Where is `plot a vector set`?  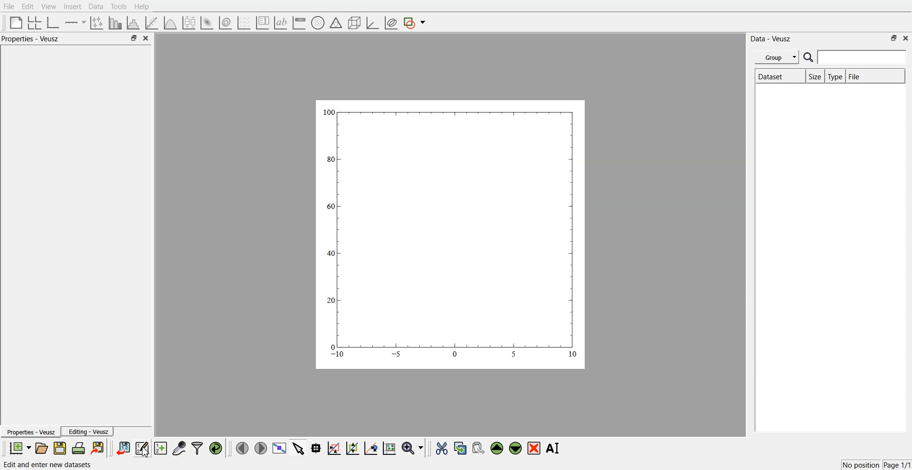 plot a vector set is located at coordinates (245, 23).